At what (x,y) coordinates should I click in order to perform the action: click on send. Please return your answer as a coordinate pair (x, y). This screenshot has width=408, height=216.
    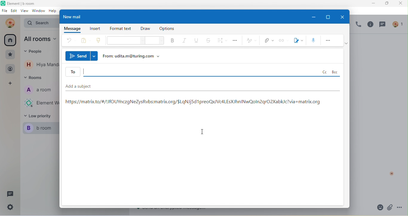
    Looking at the image, I should click on (82, 55).